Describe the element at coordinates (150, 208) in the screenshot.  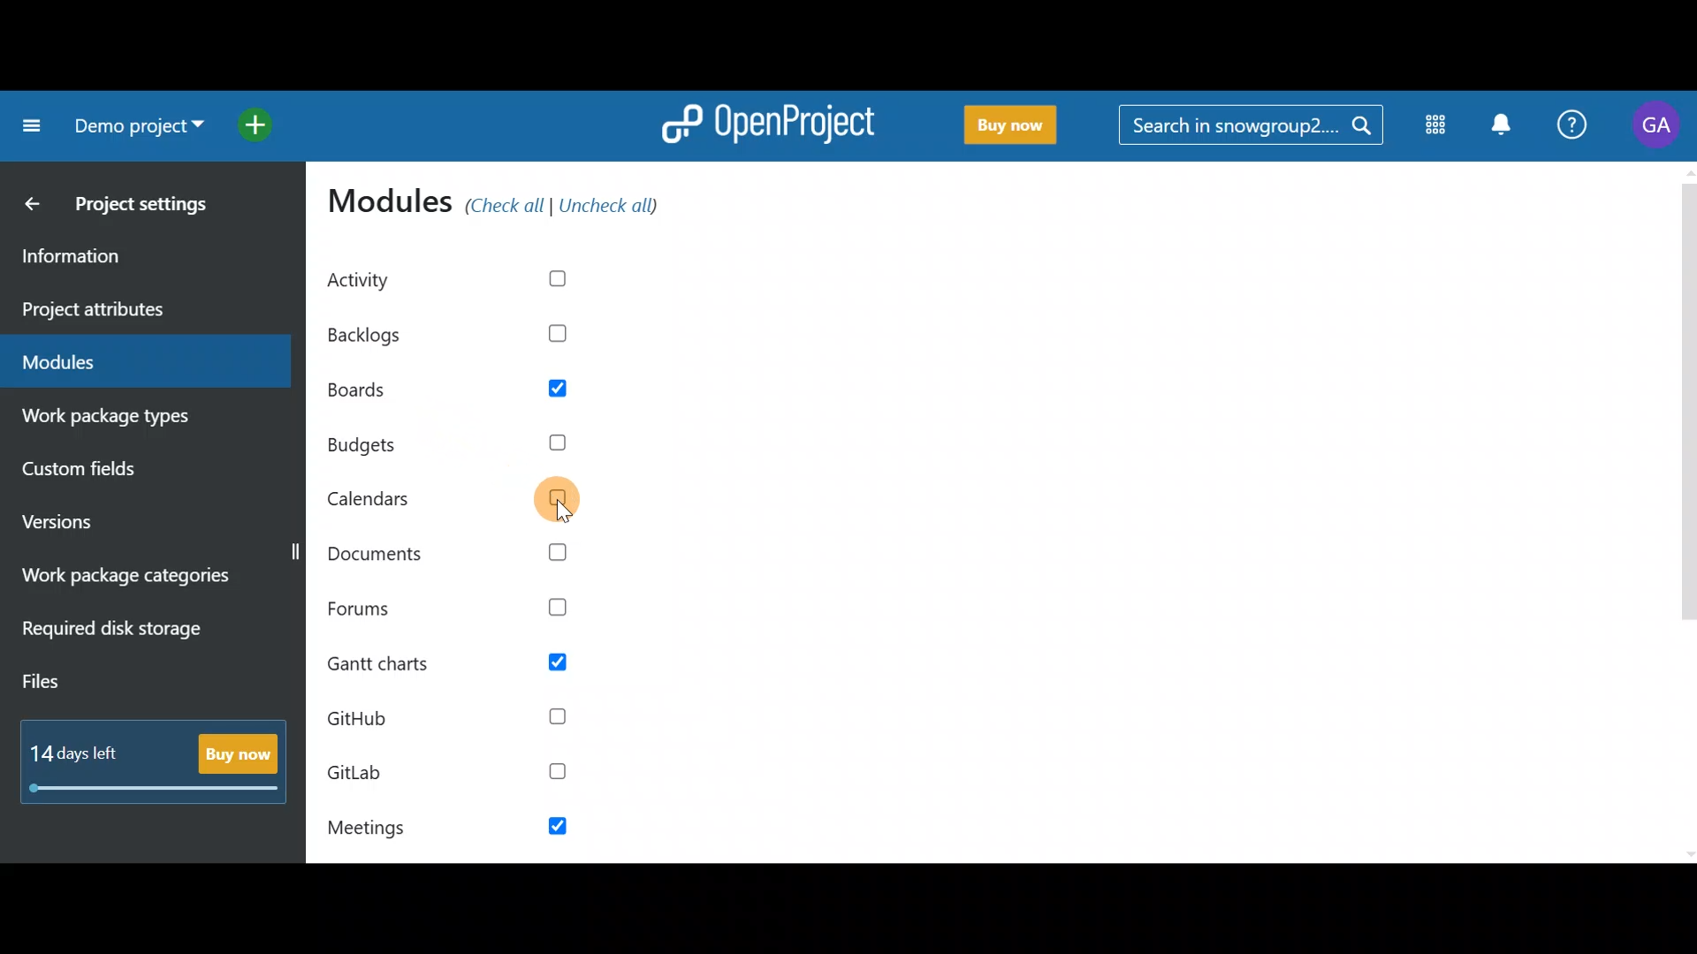
I see `Project settings` at that location.